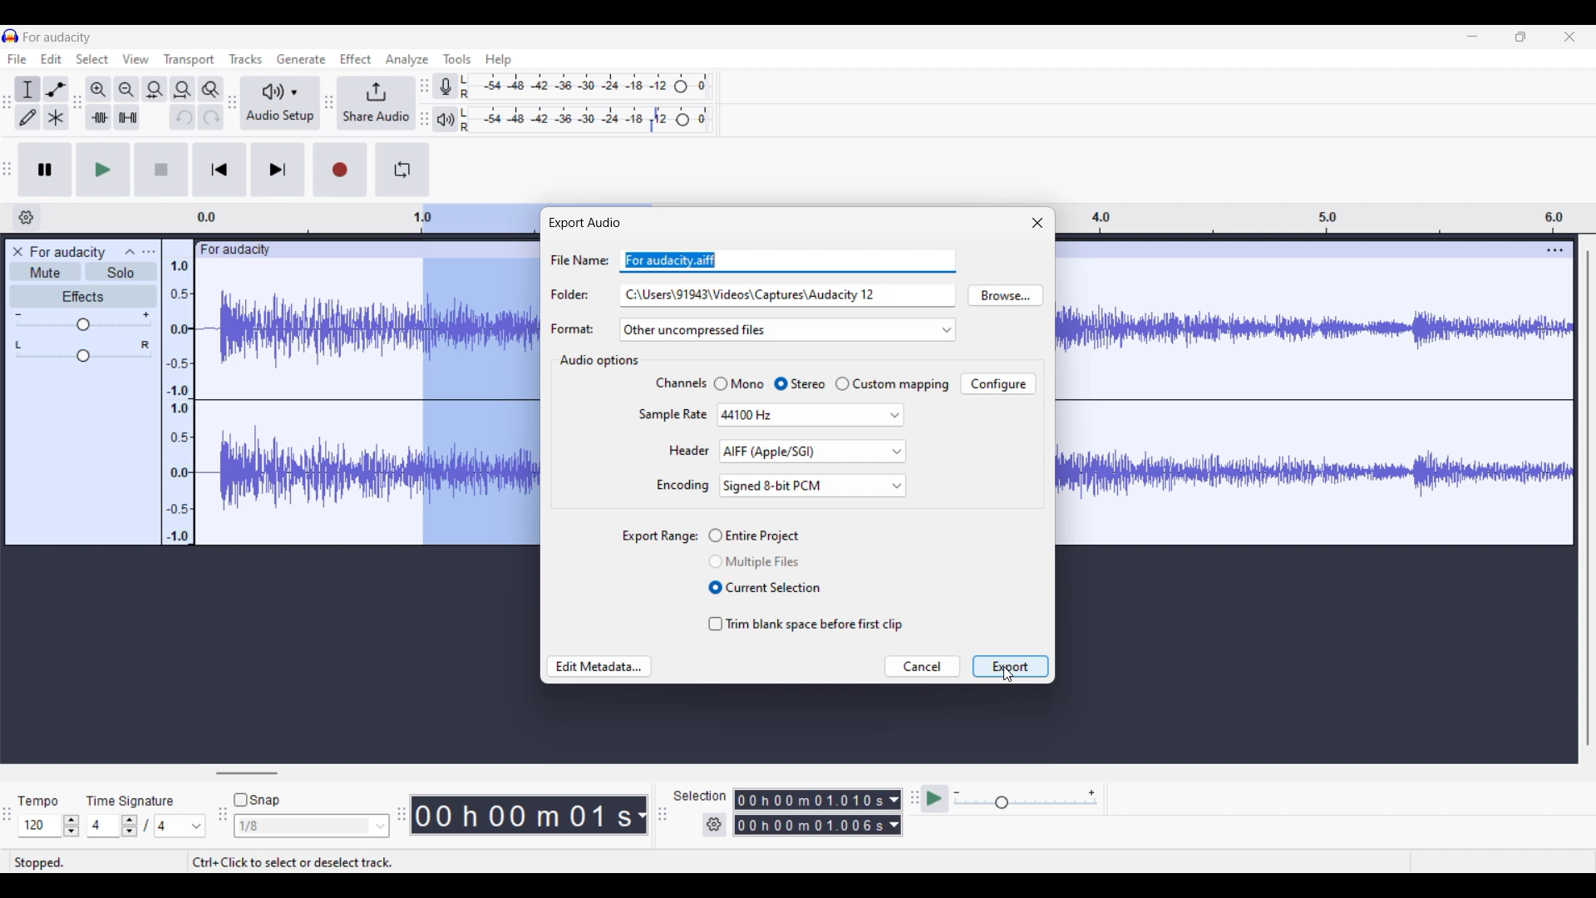  I want to click on Playback level, so click(587, 119).